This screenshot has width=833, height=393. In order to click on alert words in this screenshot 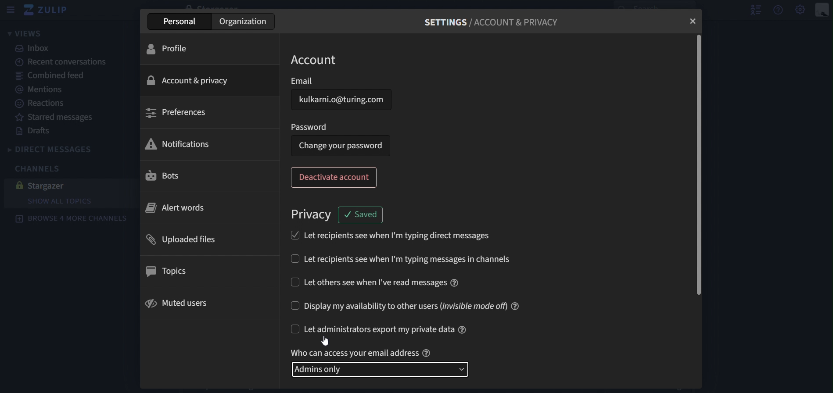, I will do `click(174, 208)`.